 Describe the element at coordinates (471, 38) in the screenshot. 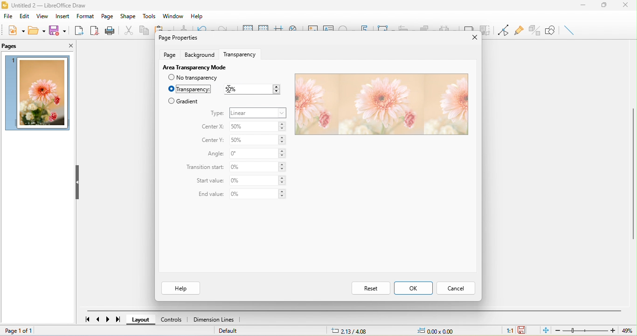

I see `close` at that location.